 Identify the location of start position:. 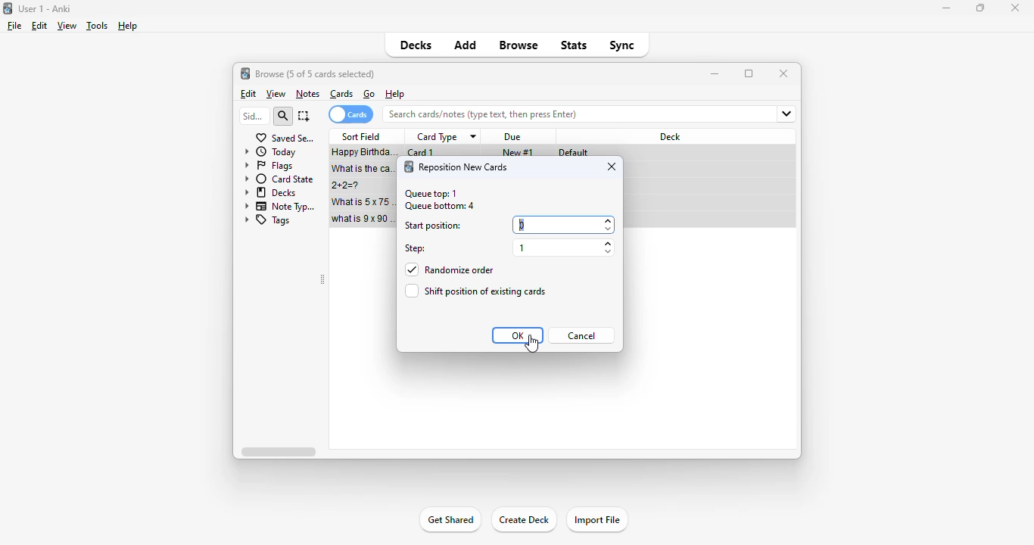
(434, 226).